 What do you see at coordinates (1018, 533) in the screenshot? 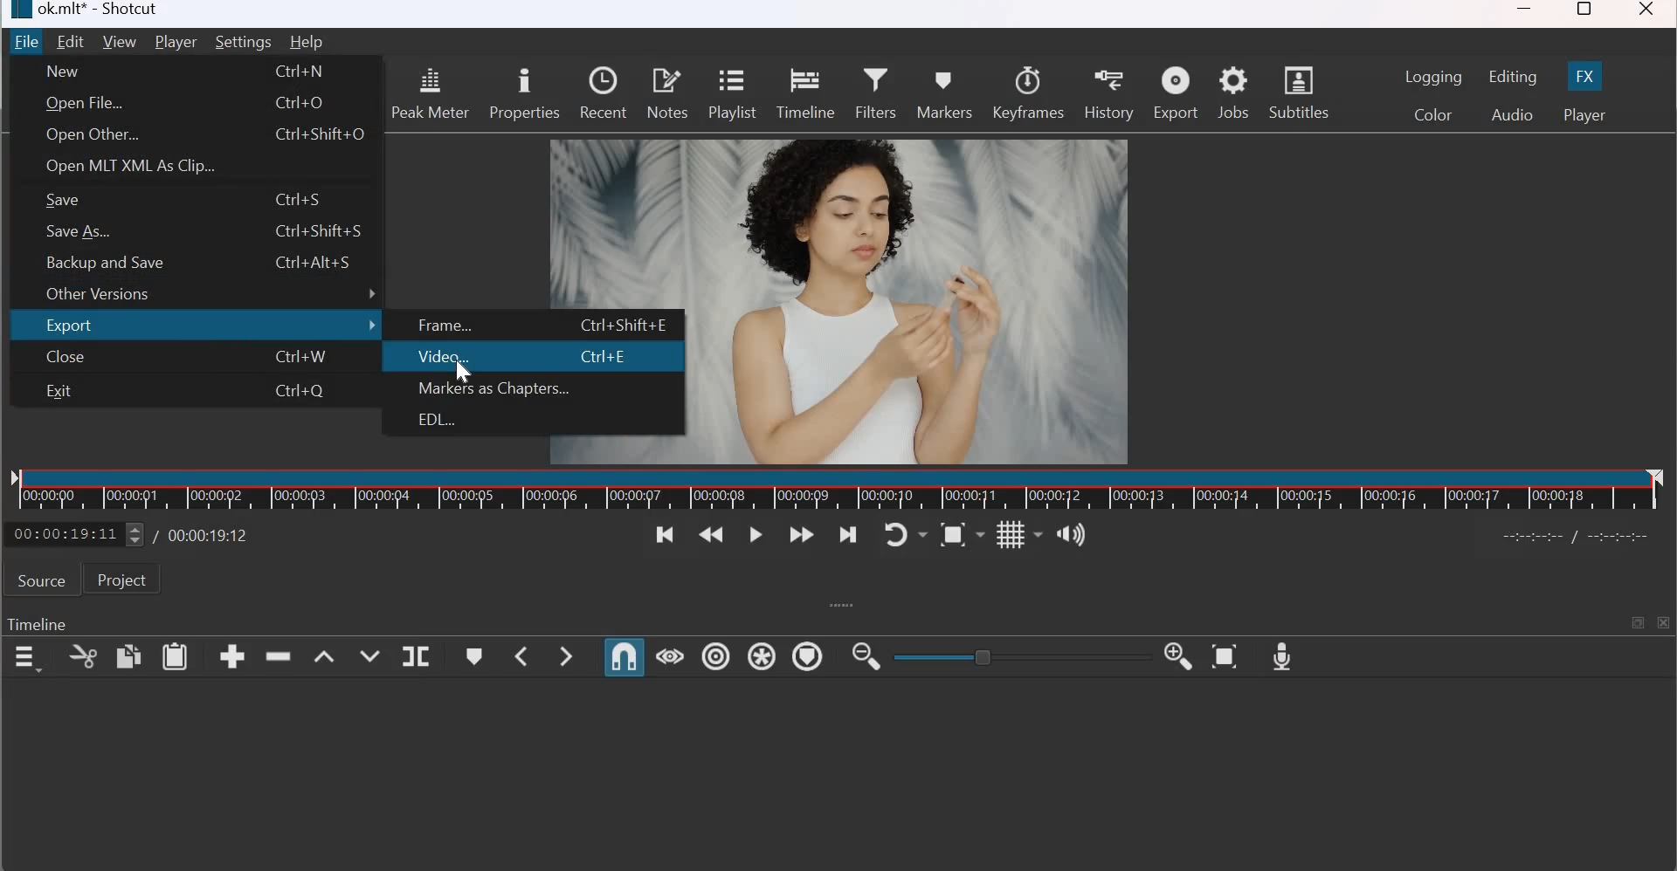
I see `Toggle grid display on the player` at bounding box center [1018, 533].